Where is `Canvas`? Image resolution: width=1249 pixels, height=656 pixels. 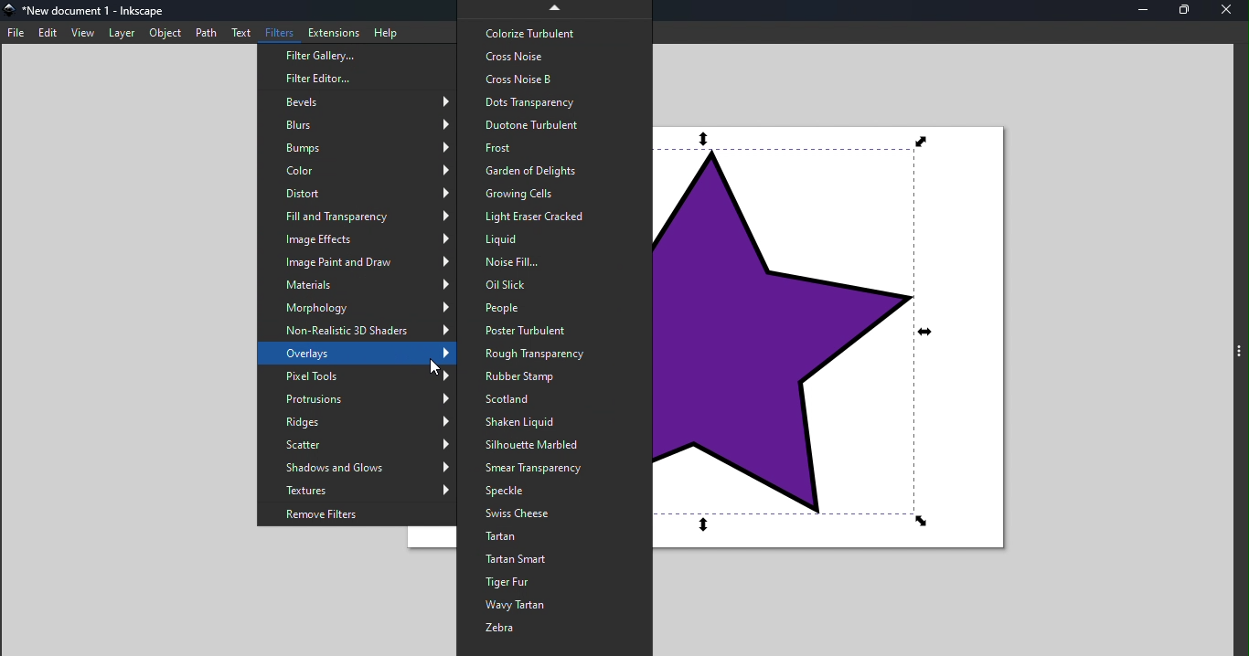 Canvas is located at coordinates (841, 340).